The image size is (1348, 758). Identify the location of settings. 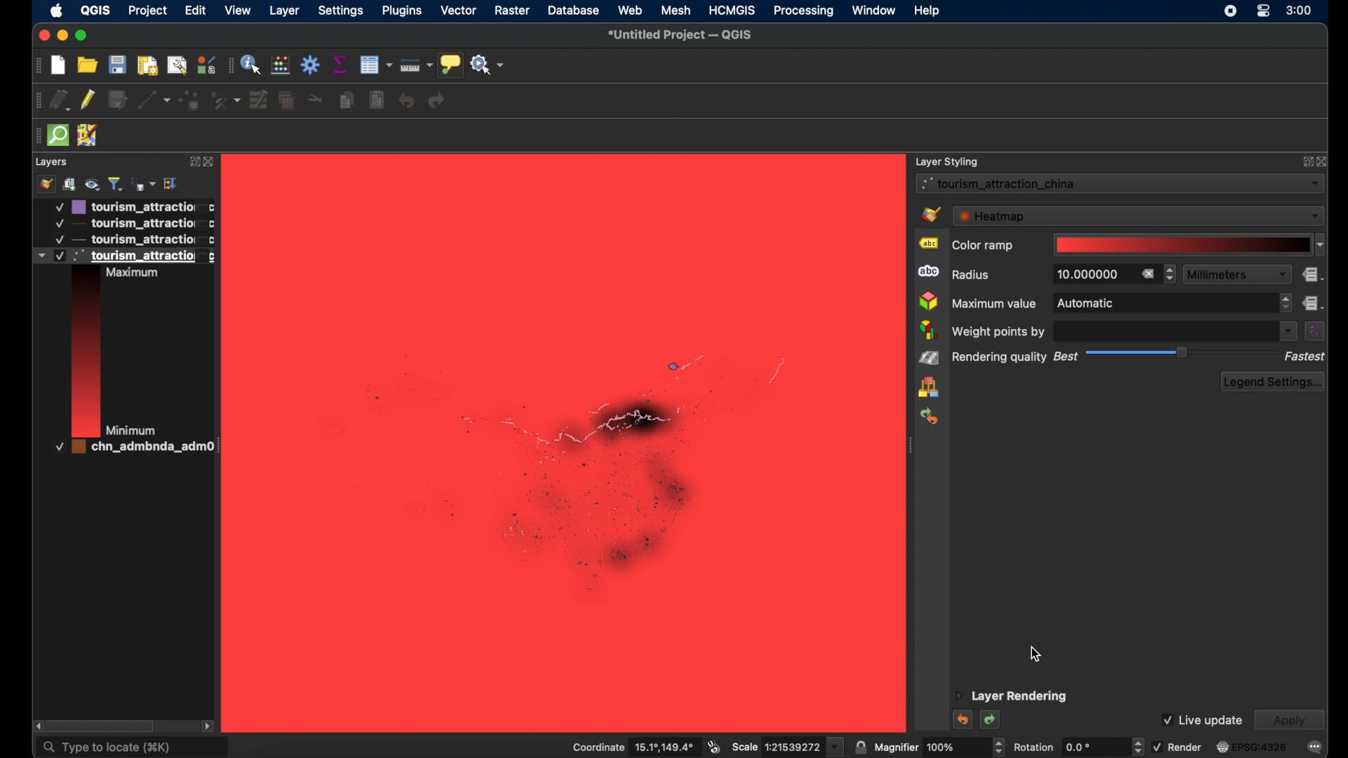
(343, 12).